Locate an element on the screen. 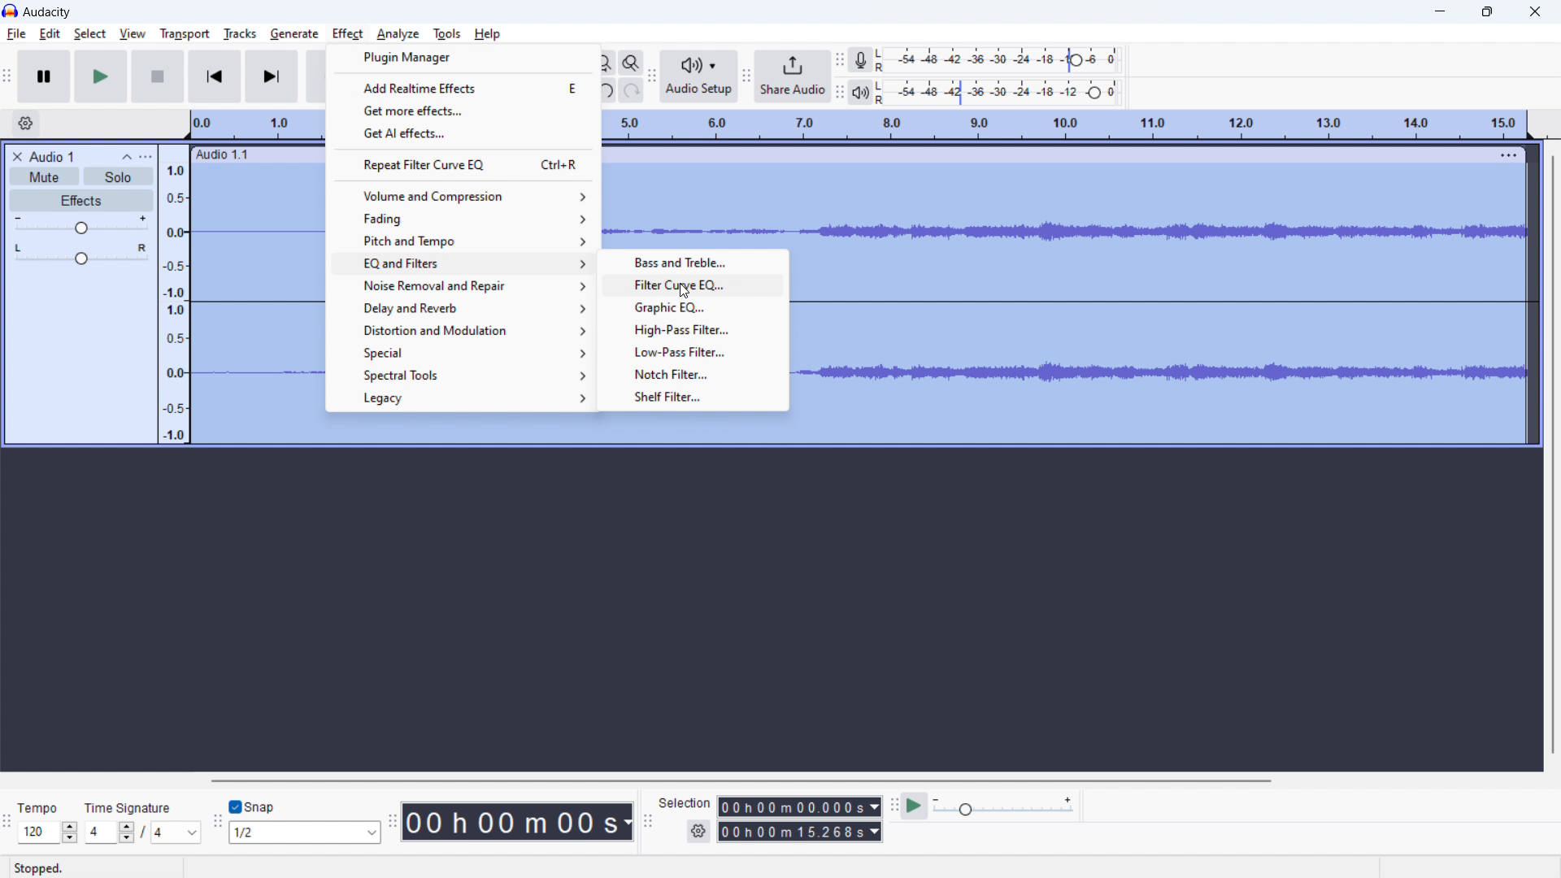 The width and height of the screenshot is (1561, 878). snap toggle is located at coordinates (253, 806).